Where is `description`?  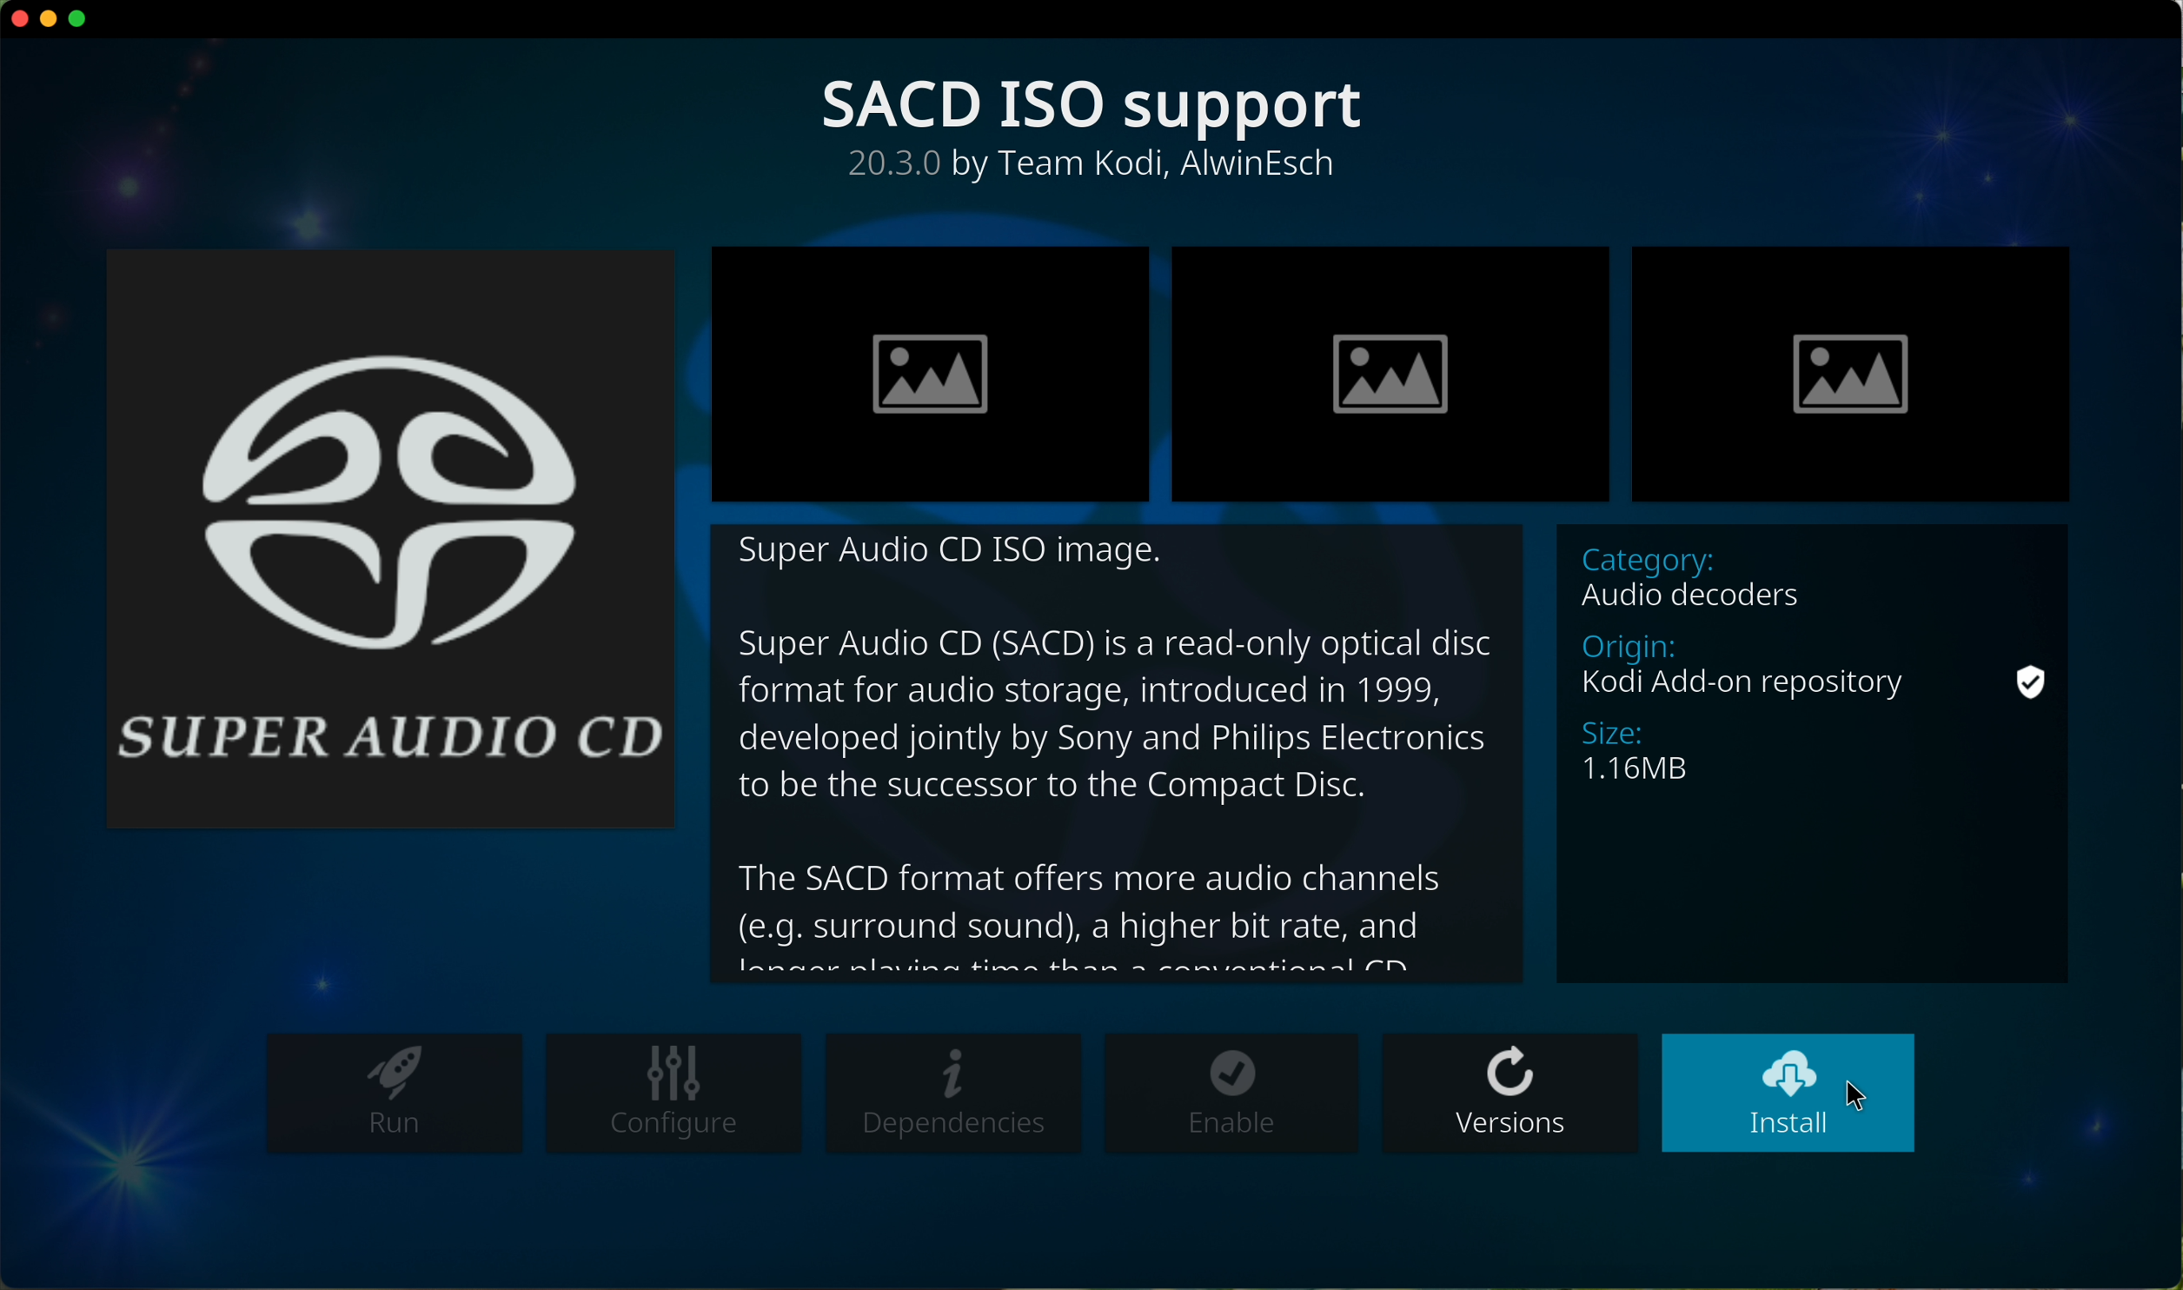
description is located at coordinates (1120, 754).